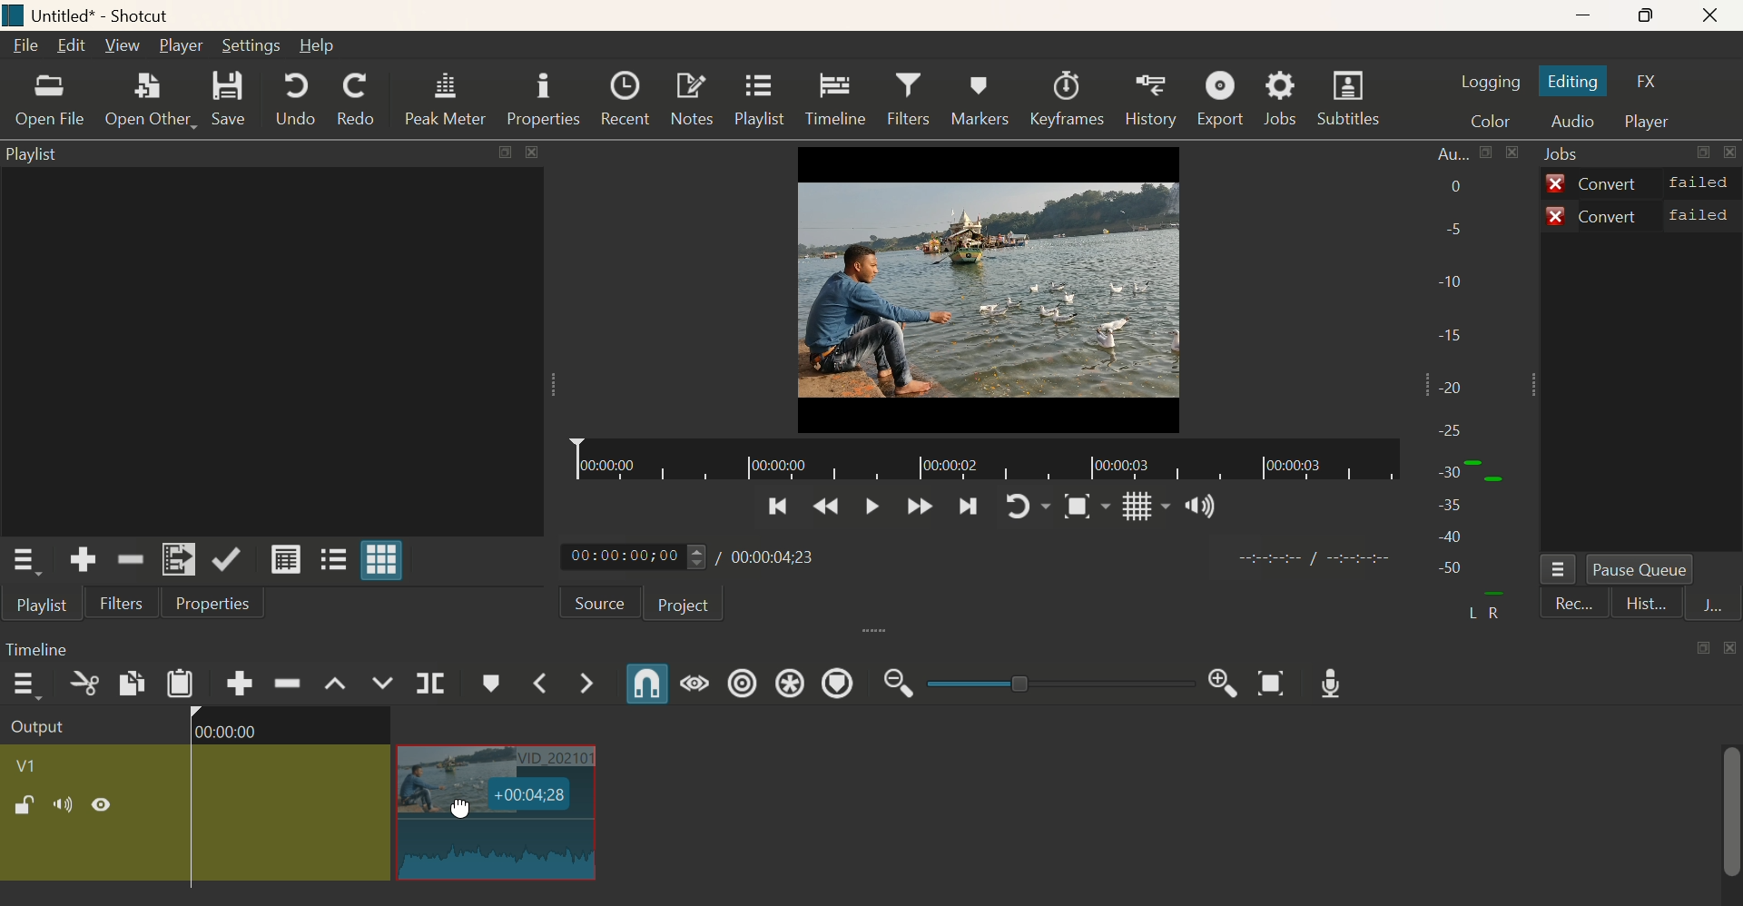 The height and width of the screenshot is (906, 1743). I want to click on , so click(119, 605).